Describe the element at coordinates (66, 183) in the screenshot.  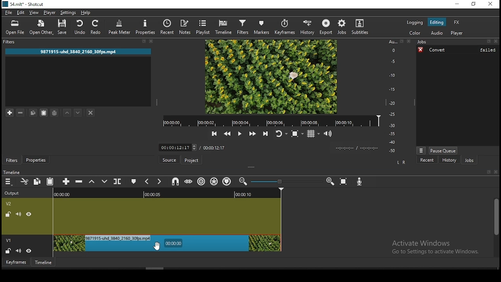
I see `append` at that location.